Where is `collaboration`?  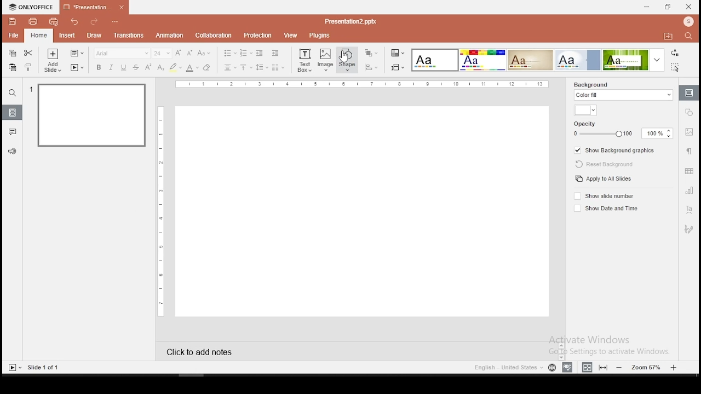 collaboration is located at coordinates (213, 35).